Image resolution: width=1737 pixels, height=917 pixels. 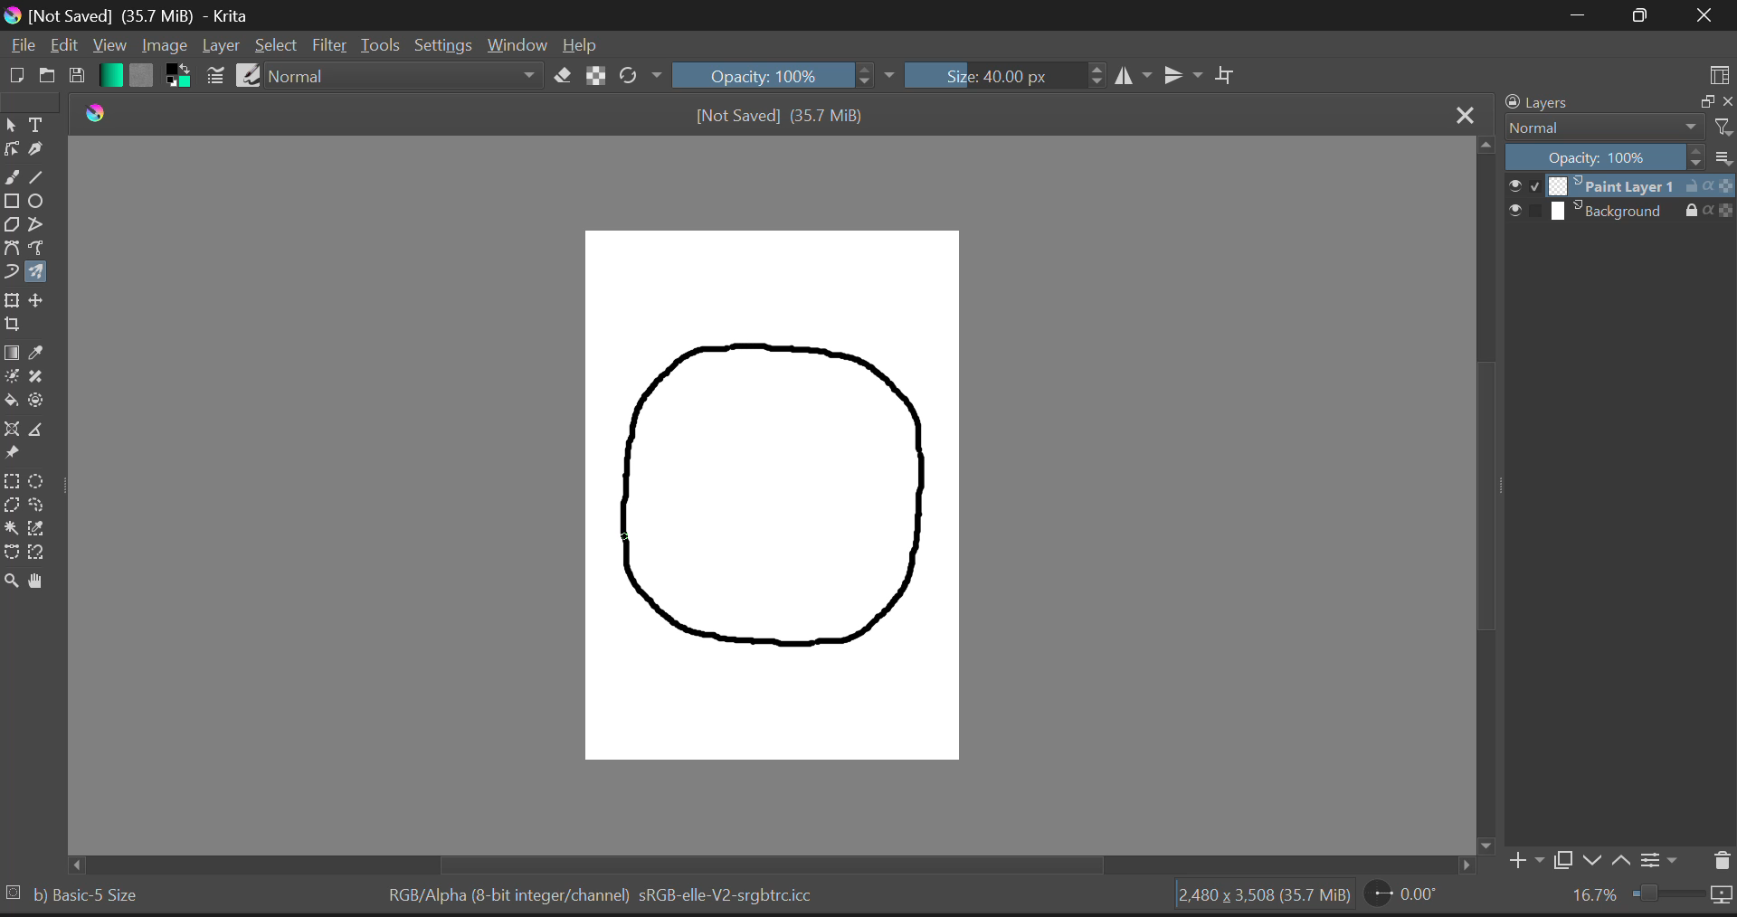 What do you see at coordinates (44, 531) in the screenshot?
I see `Similar Color Selection` at bounding box center [44, 531].